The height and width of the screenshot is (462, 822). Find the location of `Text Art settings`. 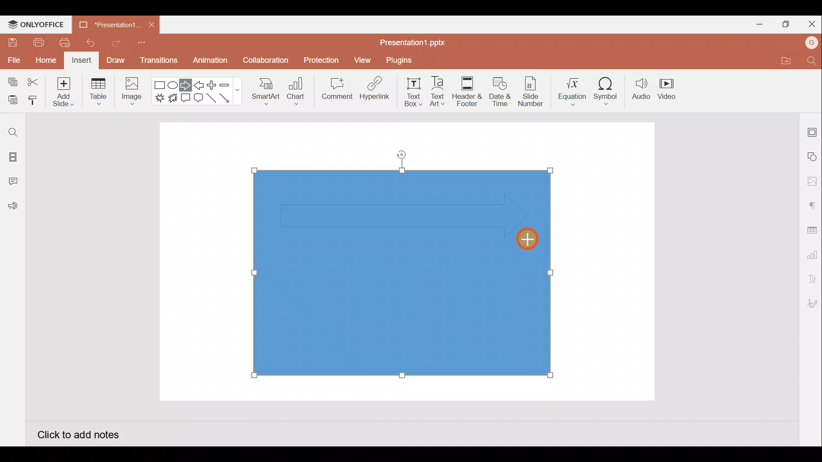

Text Art settings is located at coordinates (811, 279).